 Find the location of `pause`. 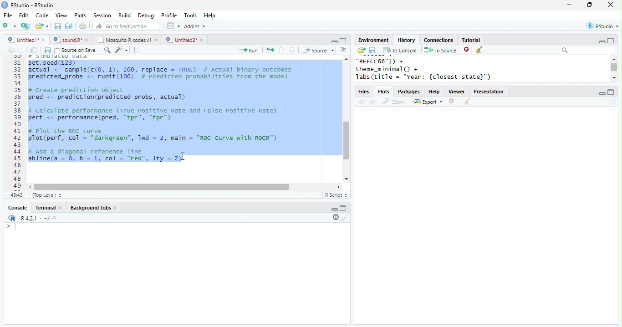

pause is located at coordinates (335, 217).